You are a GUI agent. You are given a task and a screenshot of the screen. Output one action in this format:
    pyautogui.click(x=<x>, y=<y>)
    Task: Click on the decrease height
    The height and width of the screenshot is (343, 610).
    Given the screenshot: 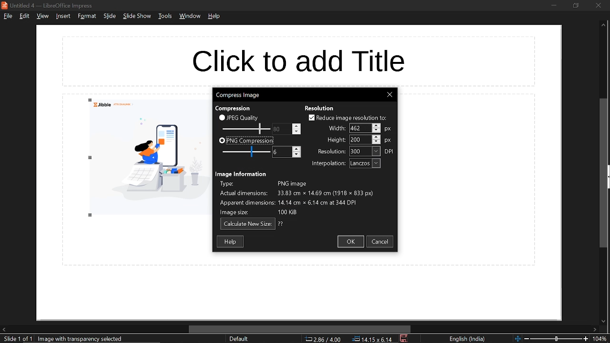 What is the action you would take?
    pyautogui.click(x=376, y=141)
    